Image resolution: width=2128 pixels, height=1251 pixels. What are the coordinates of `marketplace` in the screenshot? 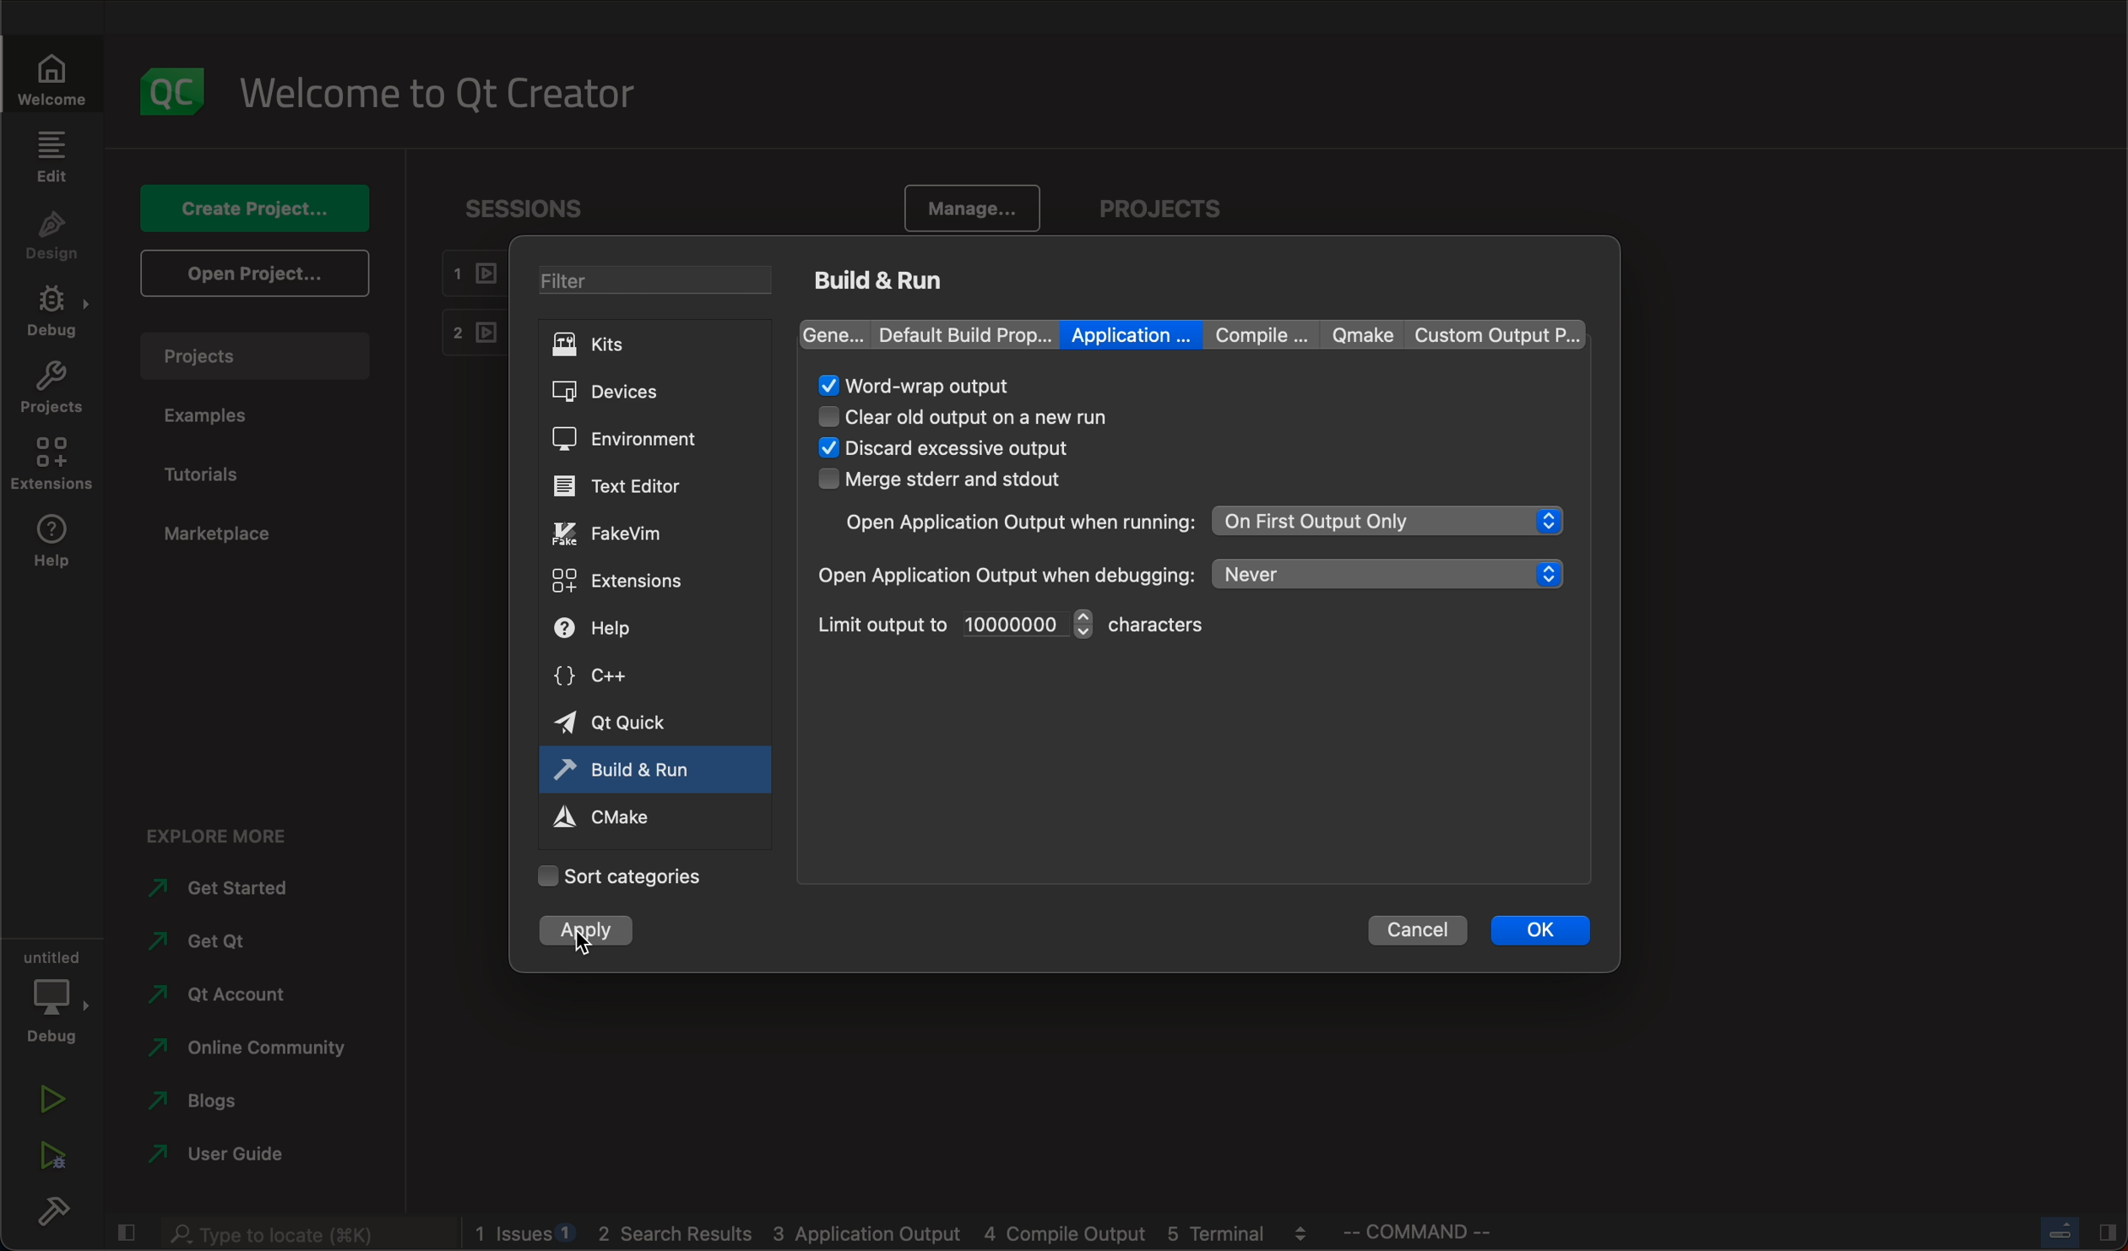 It's located at (223, 534).